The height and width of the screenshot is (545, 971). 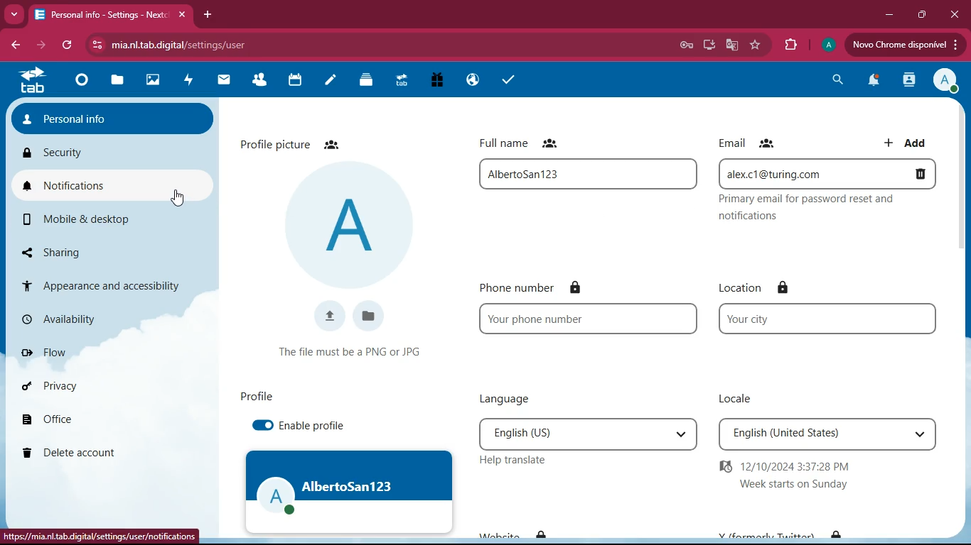 I want to click on sharing, so click(x=100, y=252).